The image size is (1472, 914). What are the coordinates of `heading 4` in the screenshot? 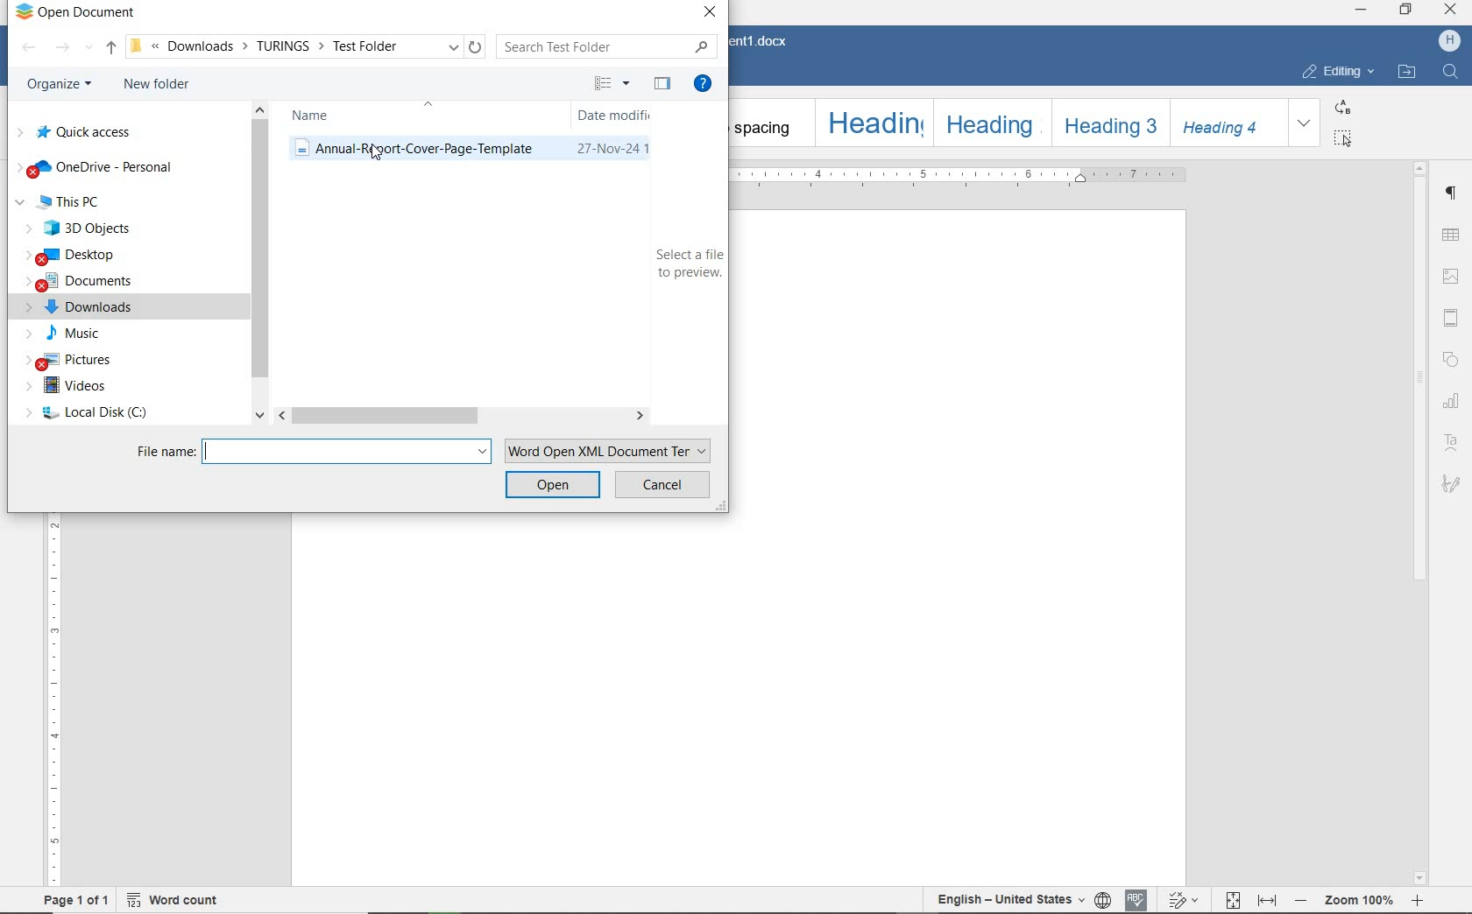 It's located at (1228, 123).